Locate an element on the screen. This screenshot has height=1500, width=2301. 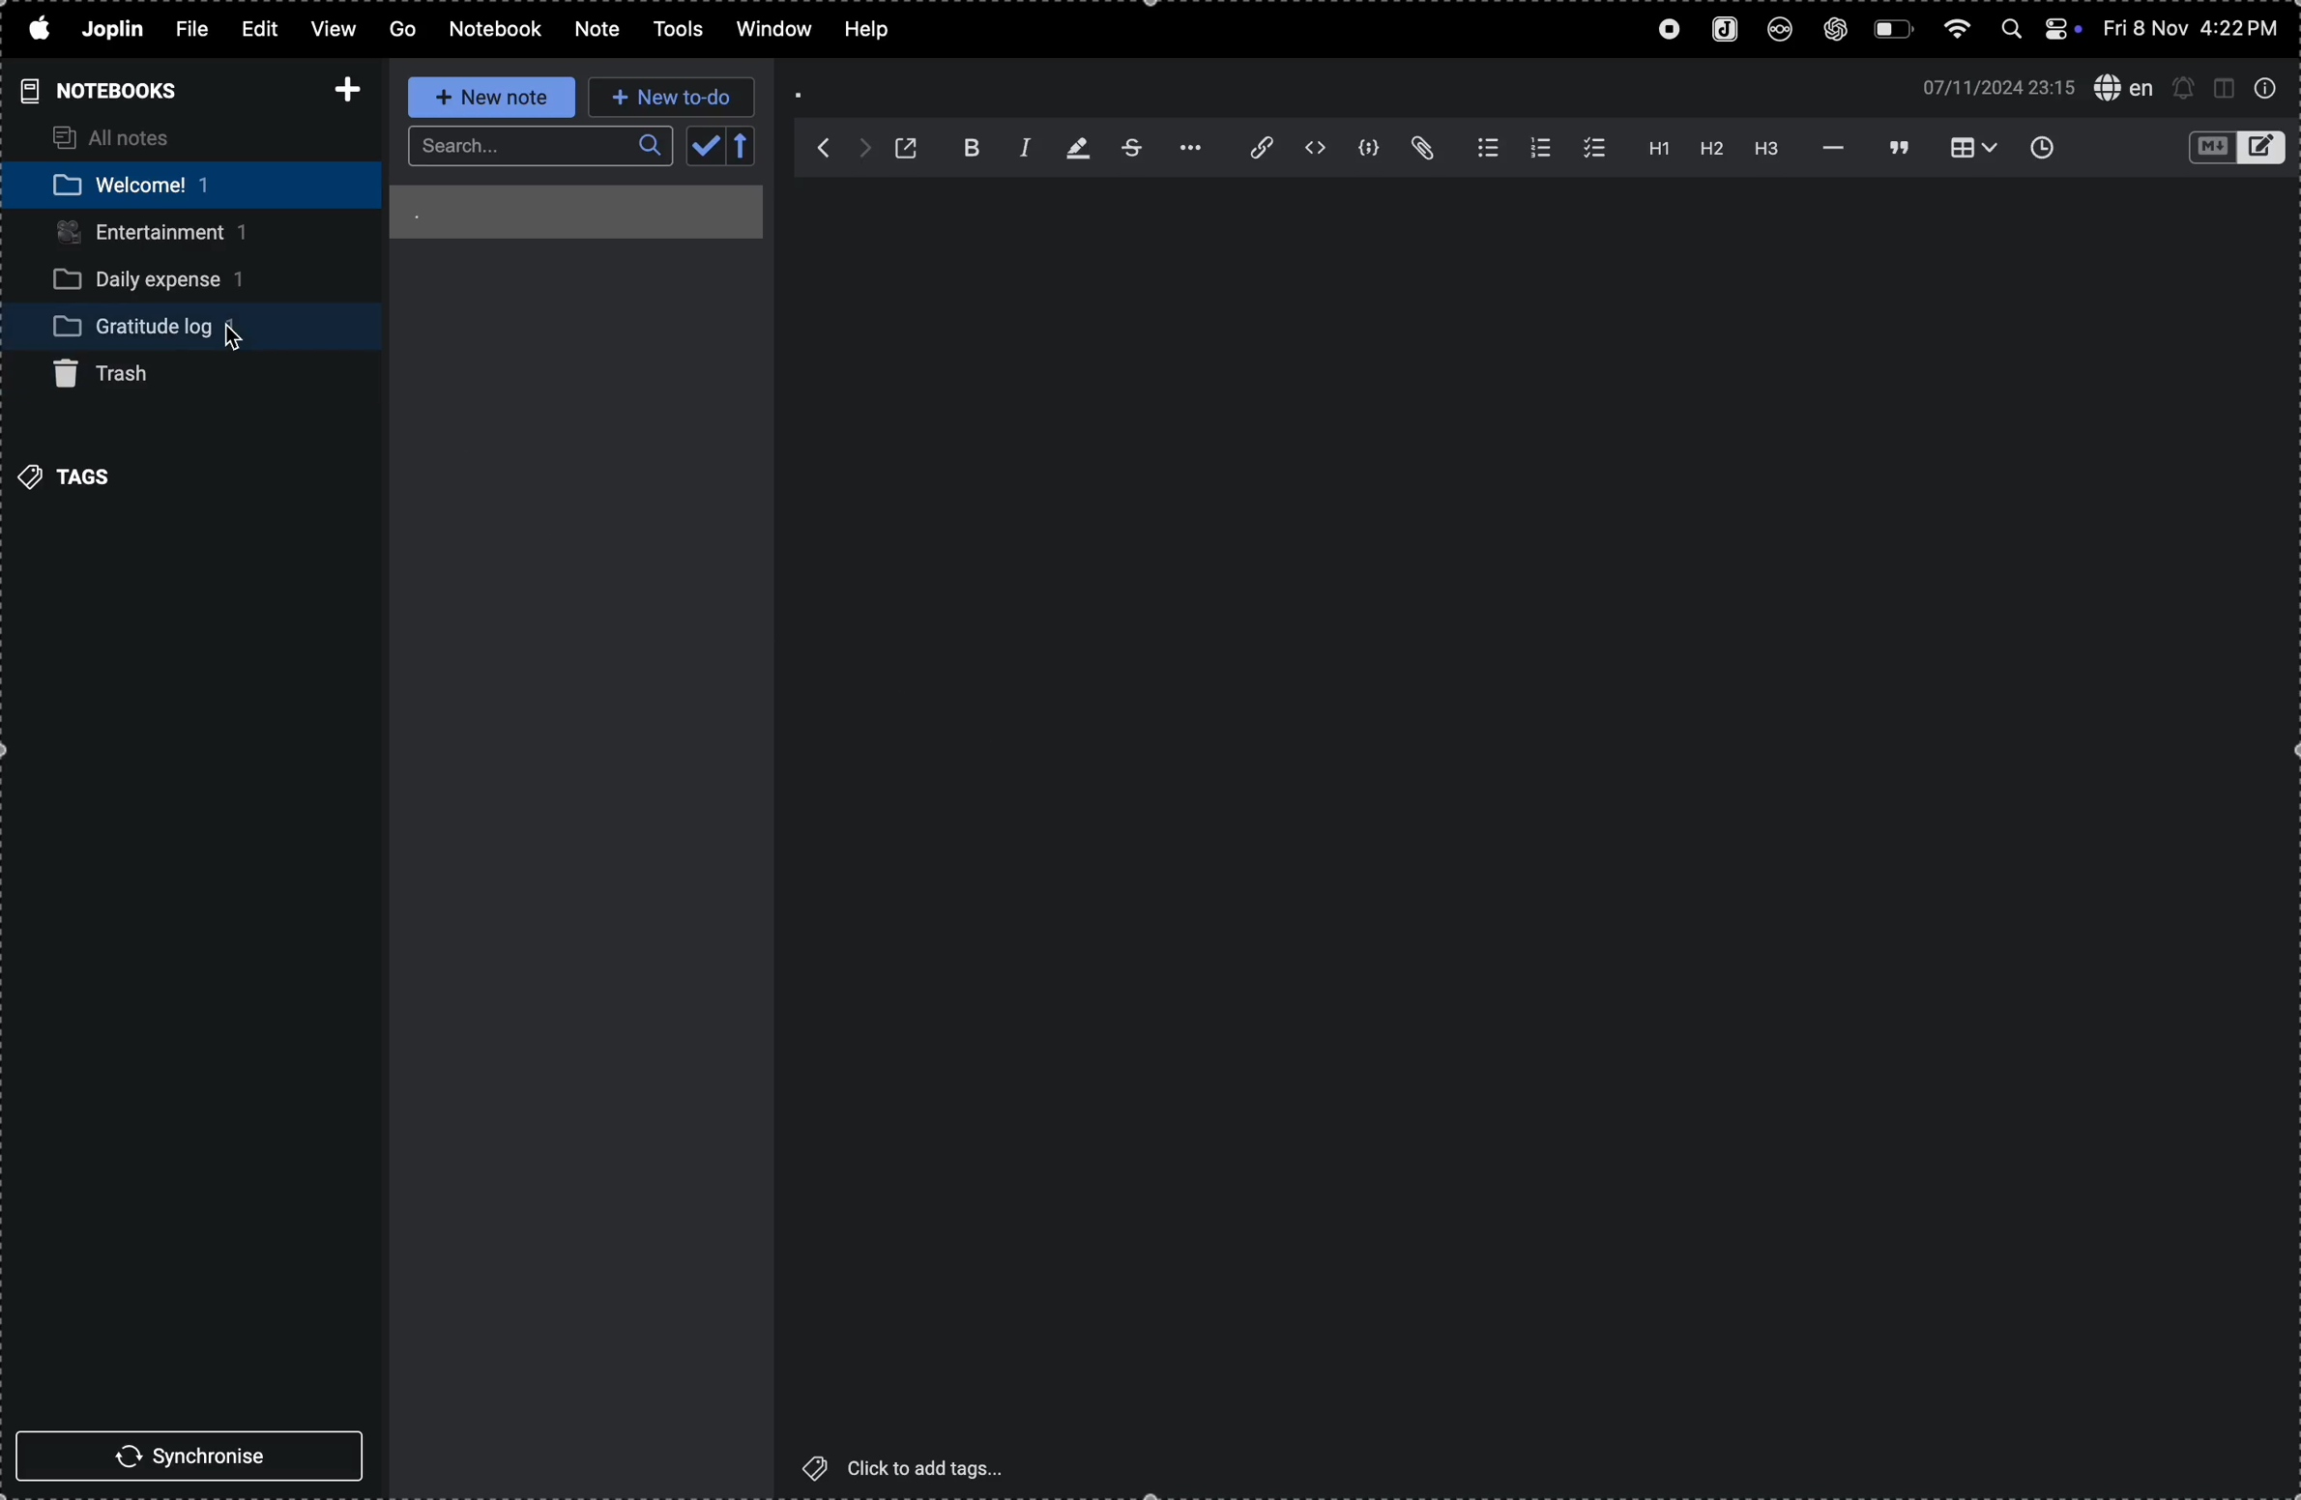
all notes is located at coordinates (108, 137).